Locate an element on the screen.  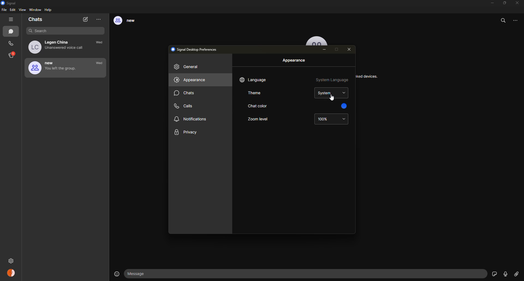
maximize is located at coordinates (504, 3).